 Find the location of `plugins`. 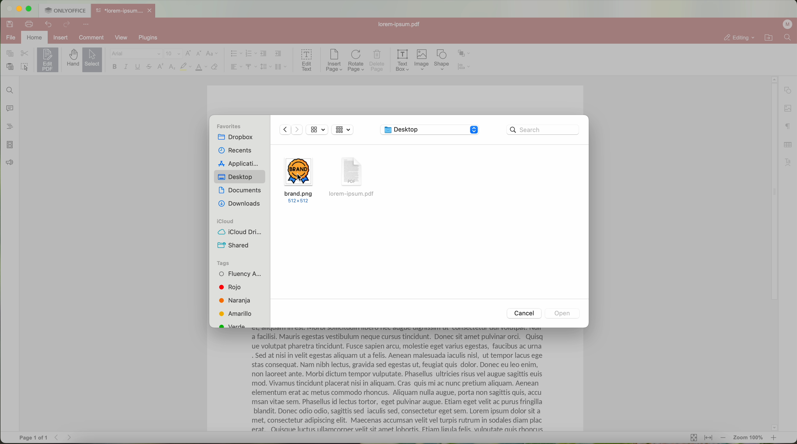

plugins is located at coordinates (152, 37).